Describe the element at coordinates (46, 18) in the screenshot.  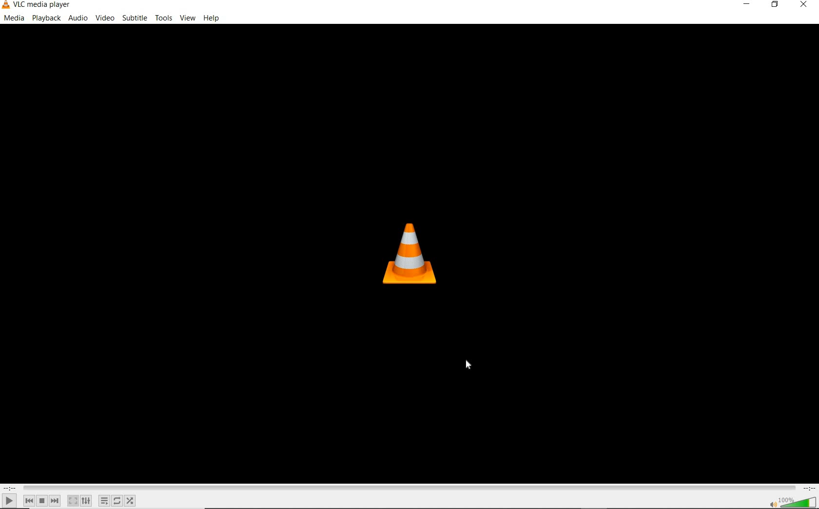
I see `playback` at that location.